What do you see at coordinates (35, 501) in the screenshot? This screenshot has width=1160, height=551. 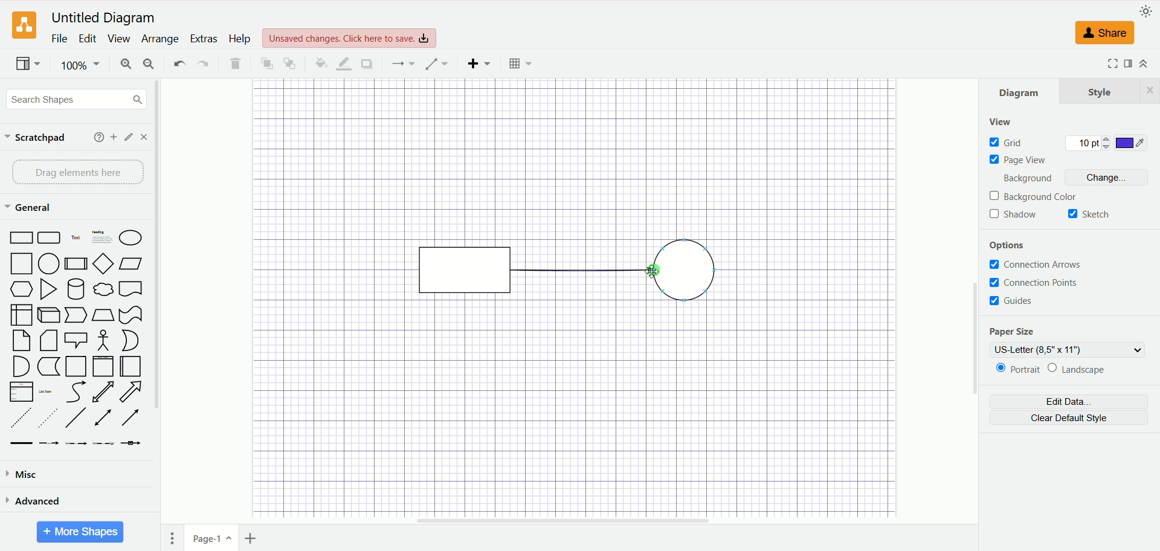 I see `advanced` at bounding box center [35, 501].